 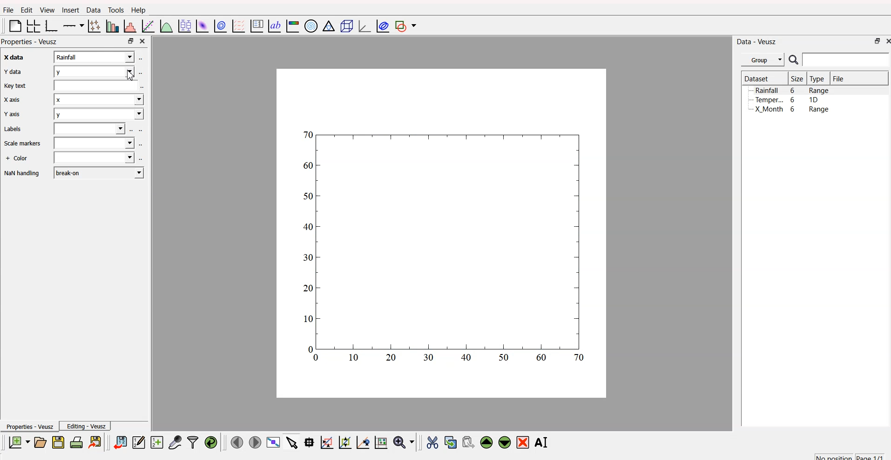 I want to click on Dataset, so click(x=756, y=78).